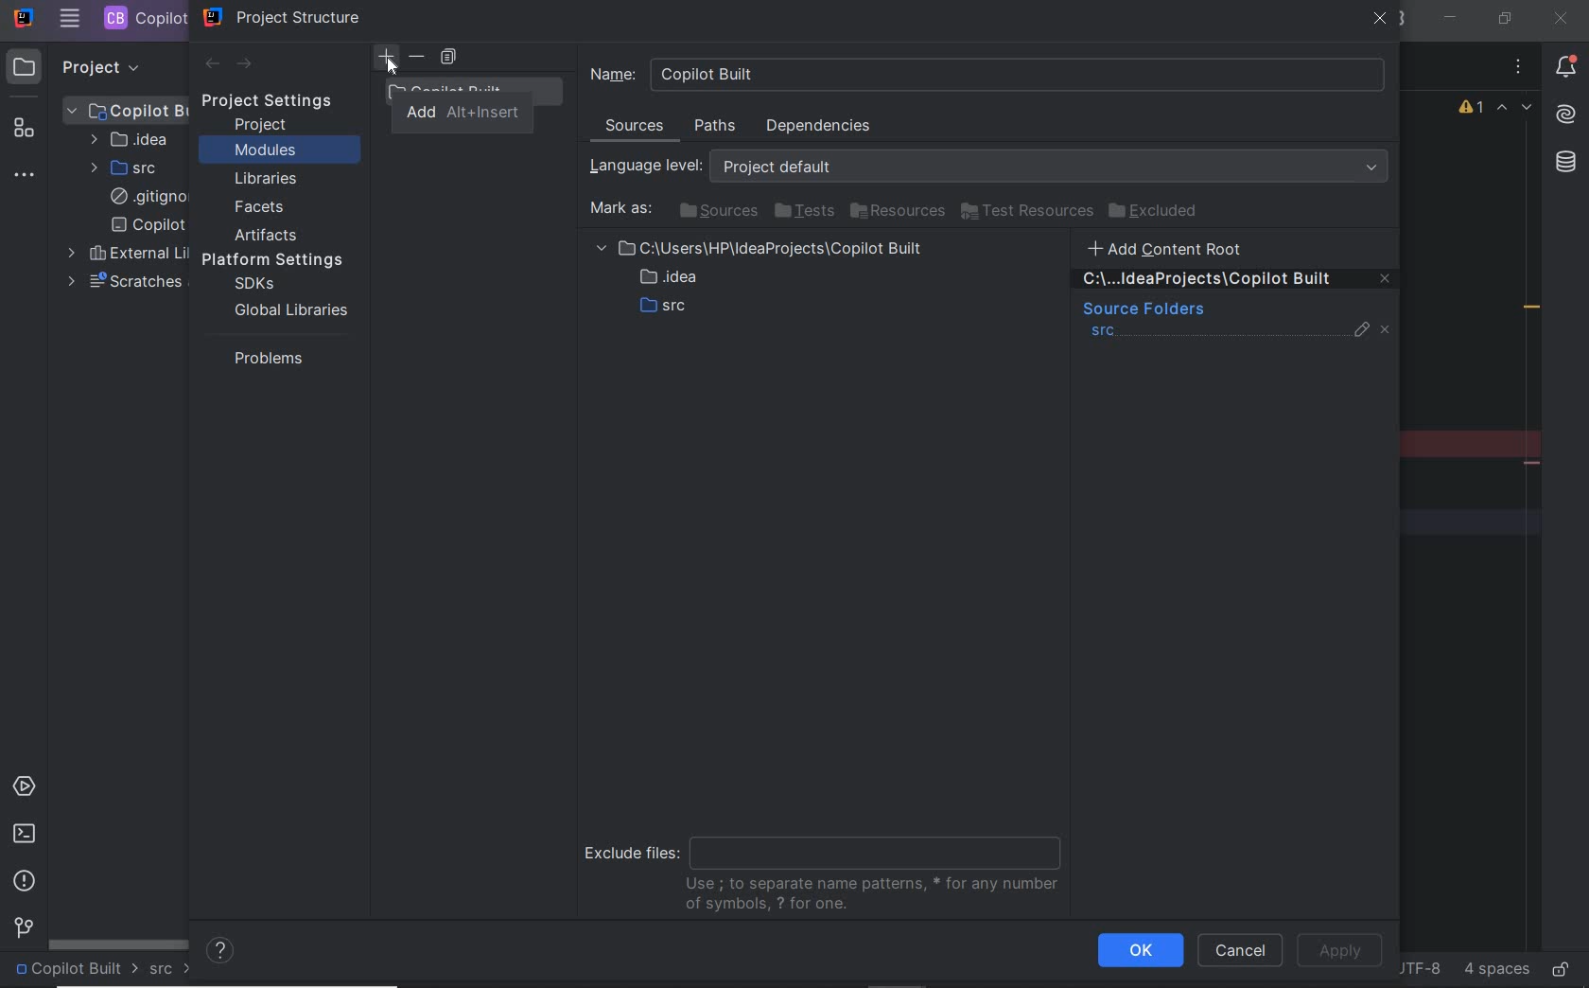 This screenshot has width=1589, height=988. Describe the element at coordinates (1473, 110) in the screenshot. I see `1 warning` at that location.